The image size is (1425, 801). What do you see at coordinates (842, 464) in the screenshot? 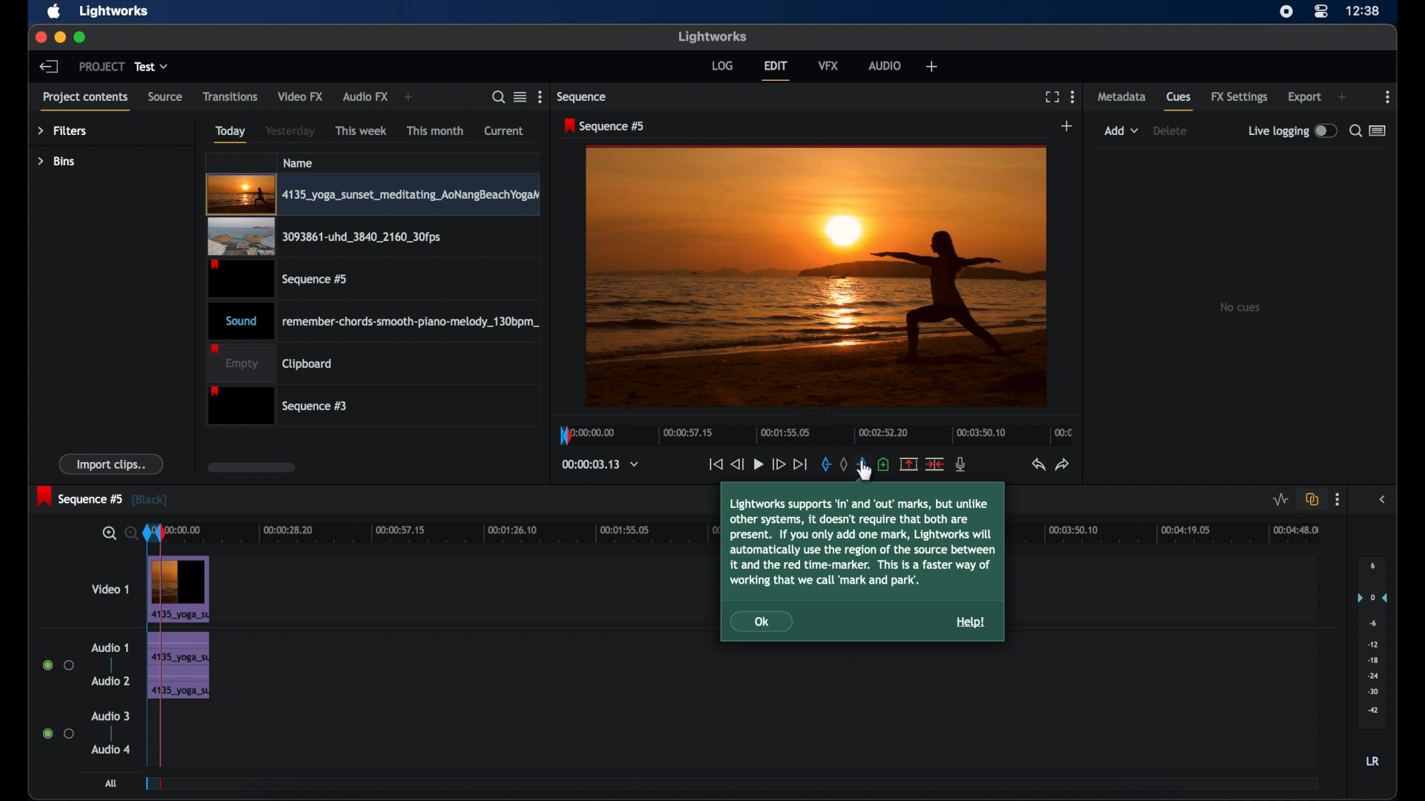
I see `clear all marks` at bounding box center [842, 464].